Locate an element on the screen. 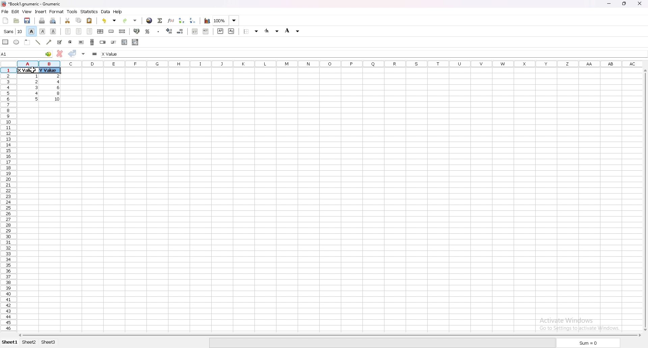 This screenshot has height=348, width=648. rectangle is located at coordinates (5, 41).